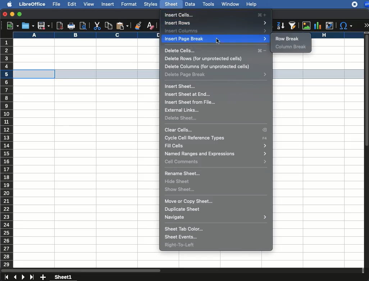 The width and height of the screenshot is (369, 281). What do you see at coordinates (216, 162) in the screenshot?
I see `cell commands` at bounding box center [216, 162].